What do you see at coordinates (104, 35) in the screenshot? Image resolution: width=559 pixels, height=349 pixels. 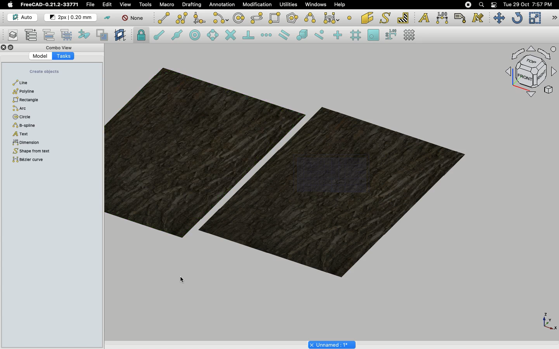 I see `Create working plane proxy` at bounding box center [104, 35].